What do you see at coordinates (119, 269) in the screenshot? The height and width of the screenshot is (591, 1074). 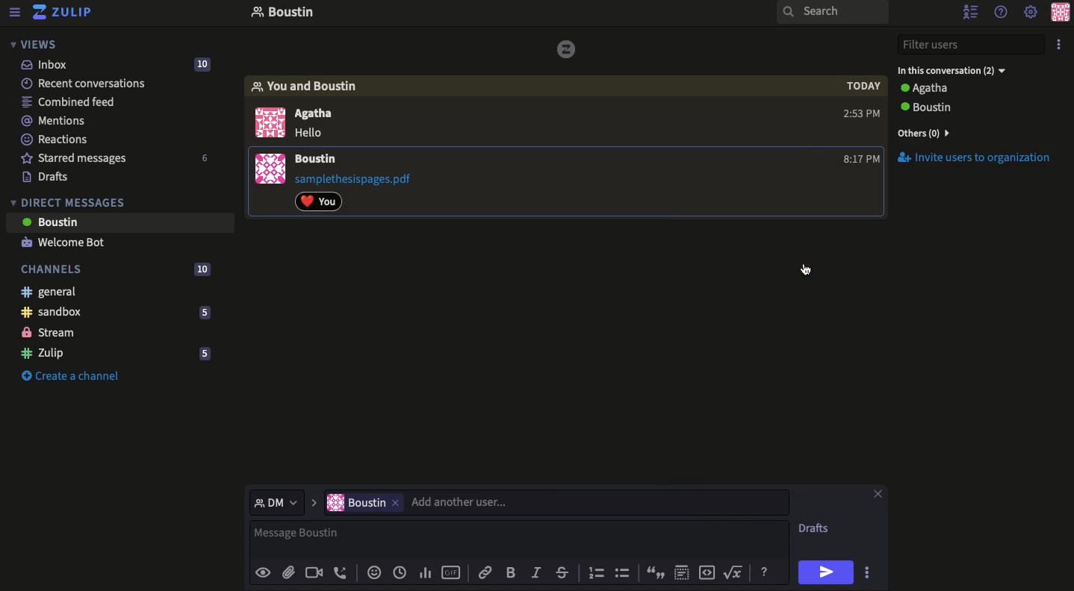 I see `Channels` at bounding box center [119, 269].